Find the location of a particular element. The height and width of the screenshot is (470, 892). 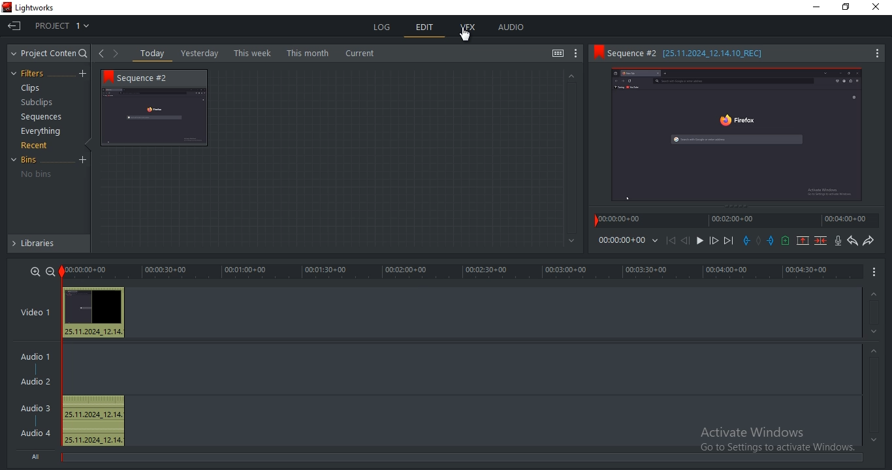

selection cursor is located at coordinates (465, 35).